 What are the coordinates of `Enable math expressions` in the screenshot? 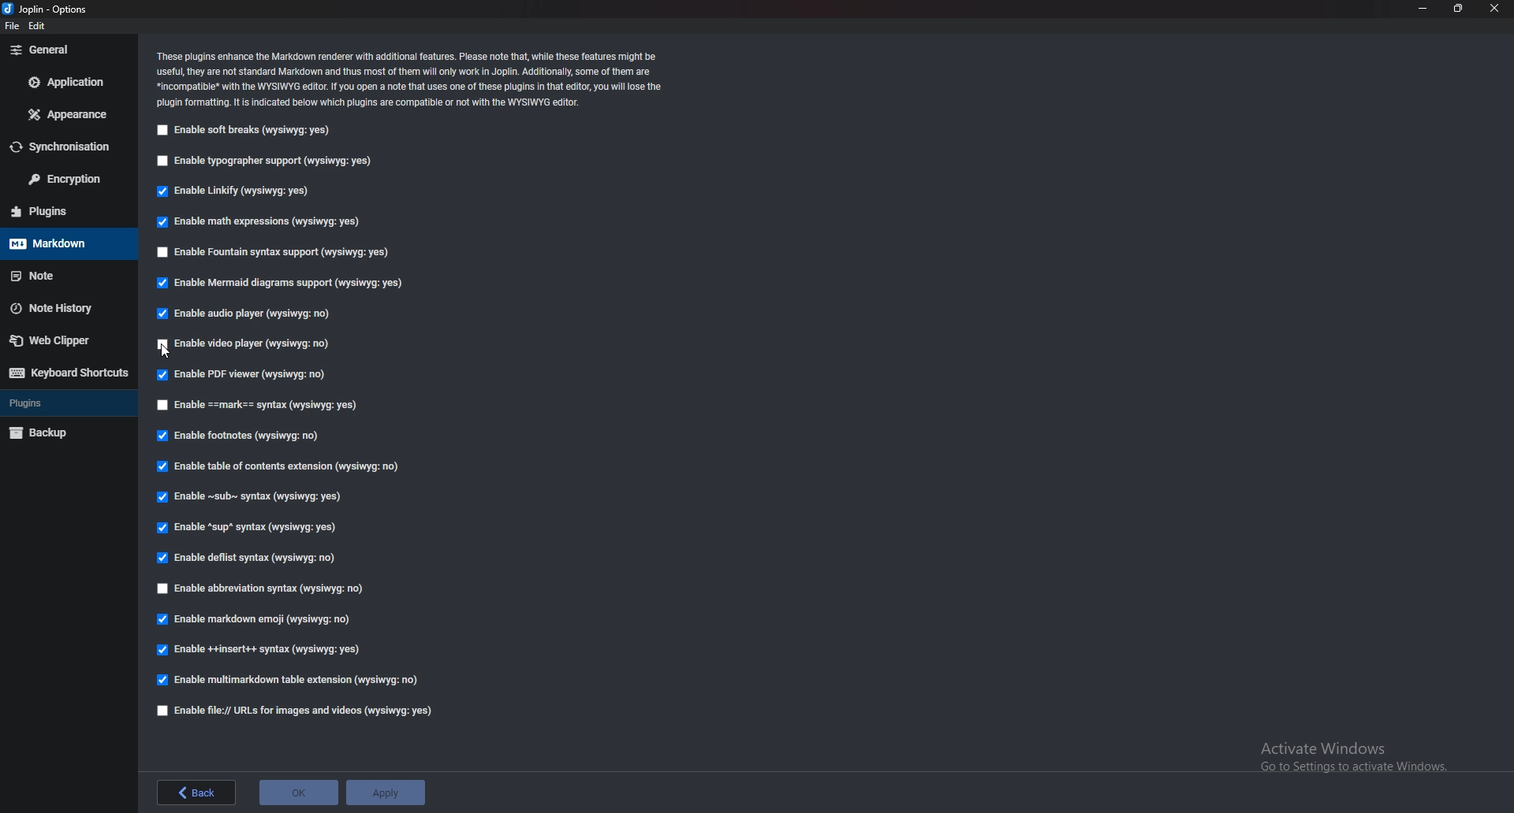 It's located at (267, 221).